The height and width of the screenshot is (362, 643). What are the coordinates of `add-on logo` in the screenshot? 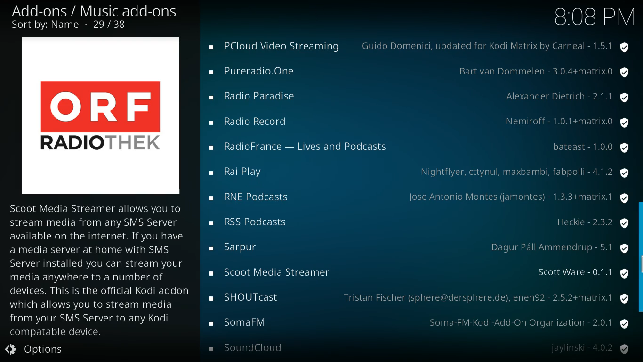 It's located at (97, 115).